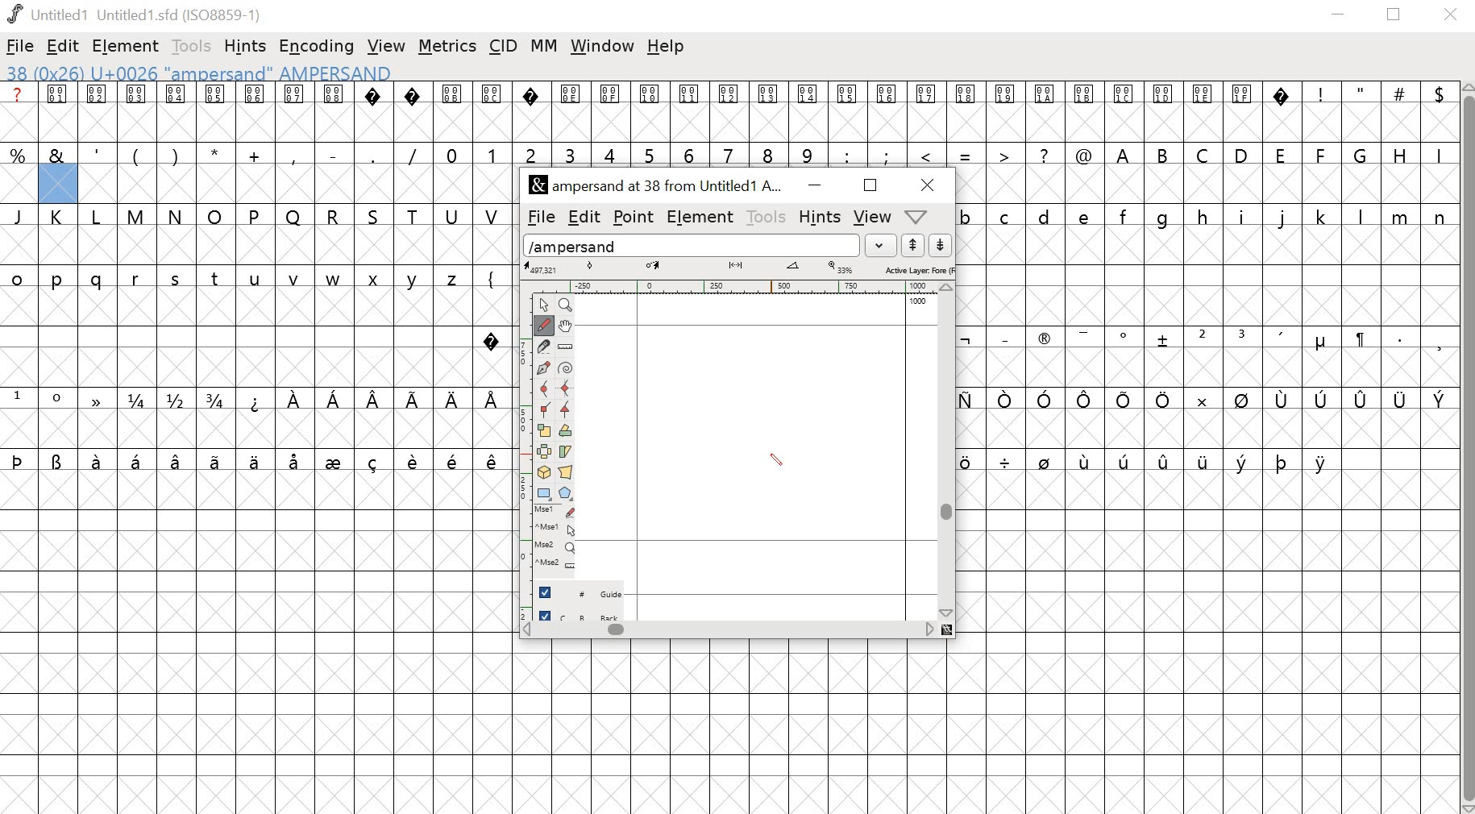 The height and width of the screenshot is (814, 1475). Describe the element at coordinates (99, 460) in the screenshot. I see `symbol` at that location.